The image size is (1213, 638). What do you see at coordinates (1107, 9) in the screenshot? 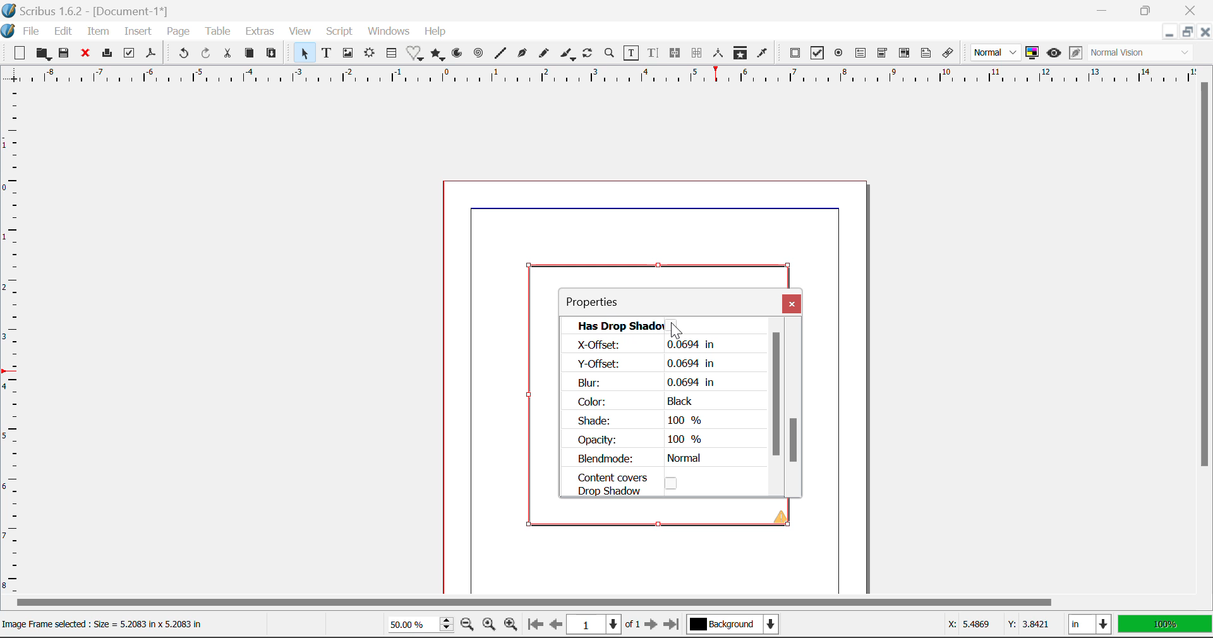
I see `Restore Down` at bounding box center [1107, 9].